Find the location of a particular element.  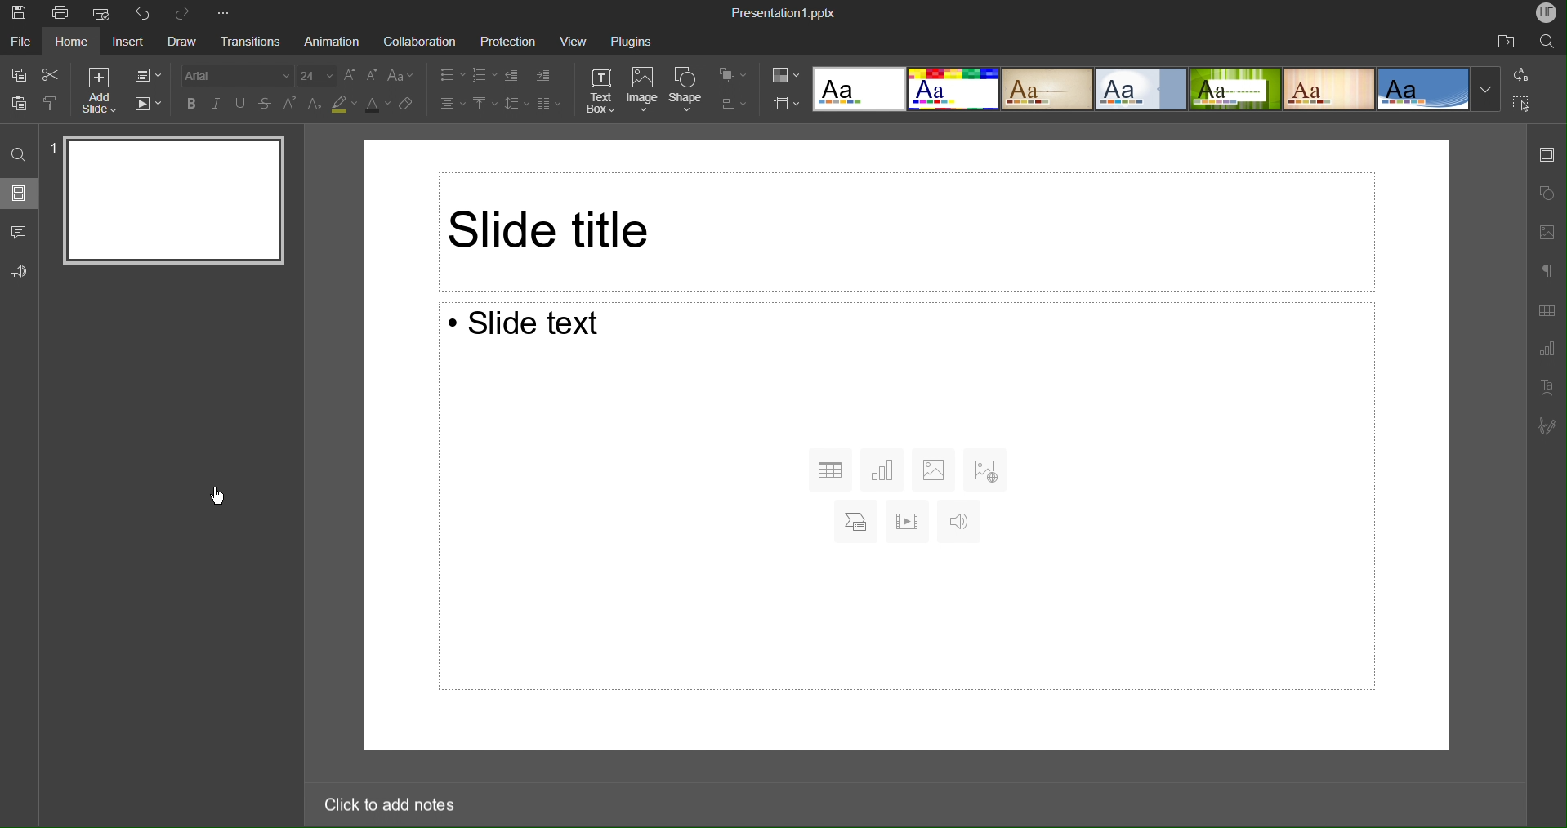

font color is located at coordinates (378, 106).